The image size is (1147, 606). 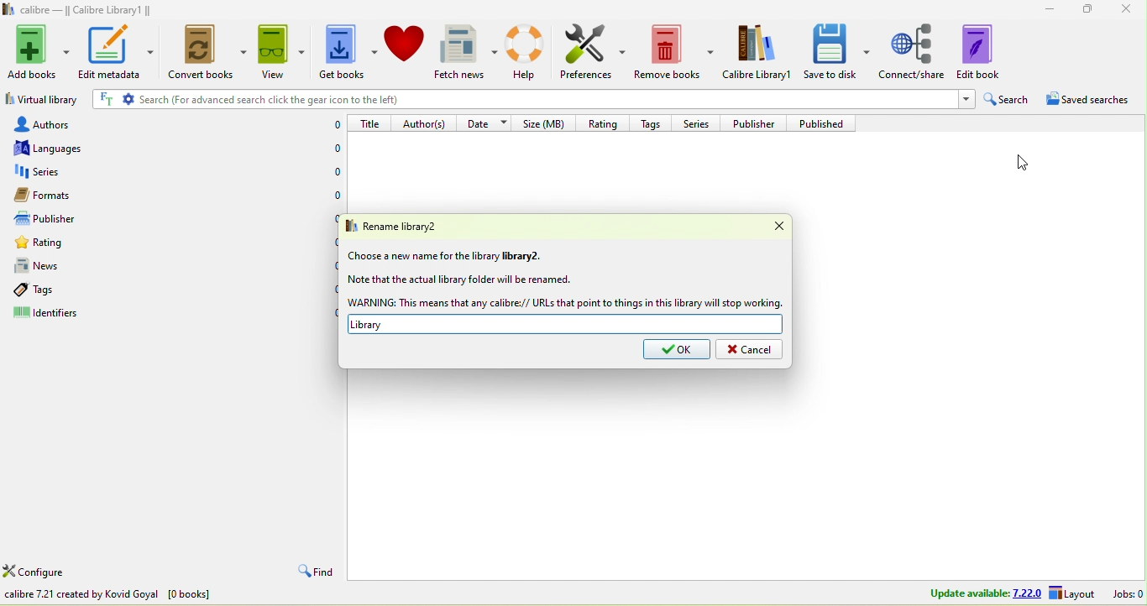 What do you see at coordinates (57, 290) in the screenshot?
I see `tags` at bounding box center [57, 290].